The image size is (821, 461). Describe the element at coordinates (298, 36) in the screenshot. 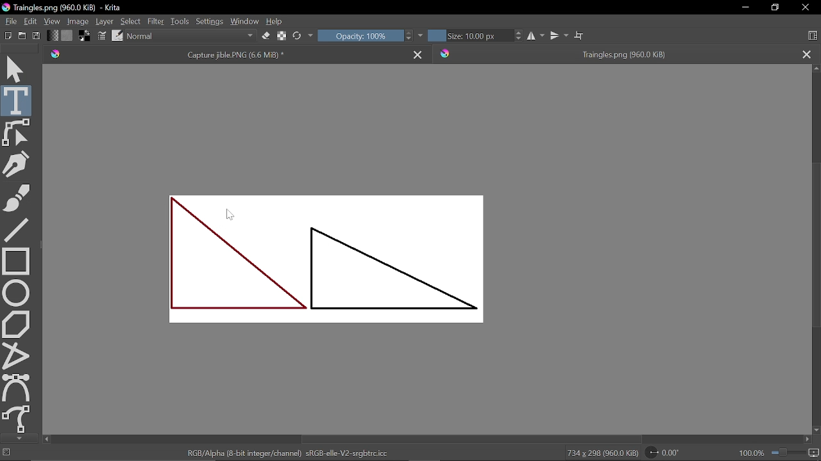

I see `Choose brush preset` at that location.